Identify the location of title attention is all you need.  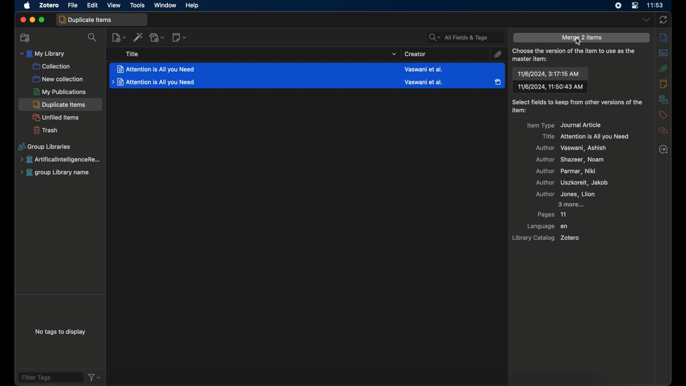
(586, 137).